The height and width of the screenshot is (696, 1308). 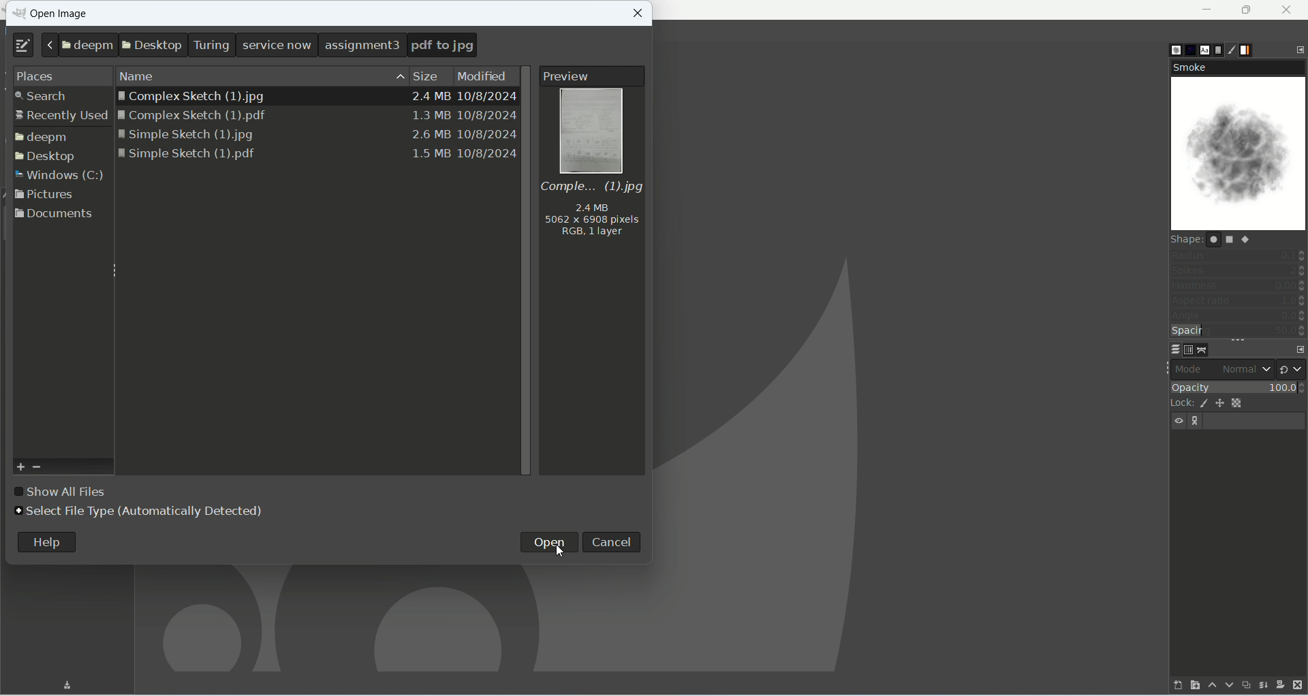 What do you see at coordinates (54, 216) in the screenshot?
I see `documents` at bounding box center [54, 216].